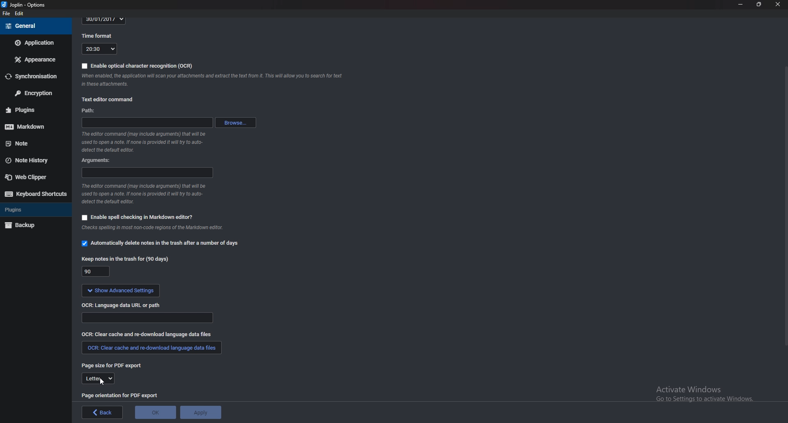  What do you see at coordinates (35, 42) in the screenshot?
I see `Application` at bounding box center [35, 42].